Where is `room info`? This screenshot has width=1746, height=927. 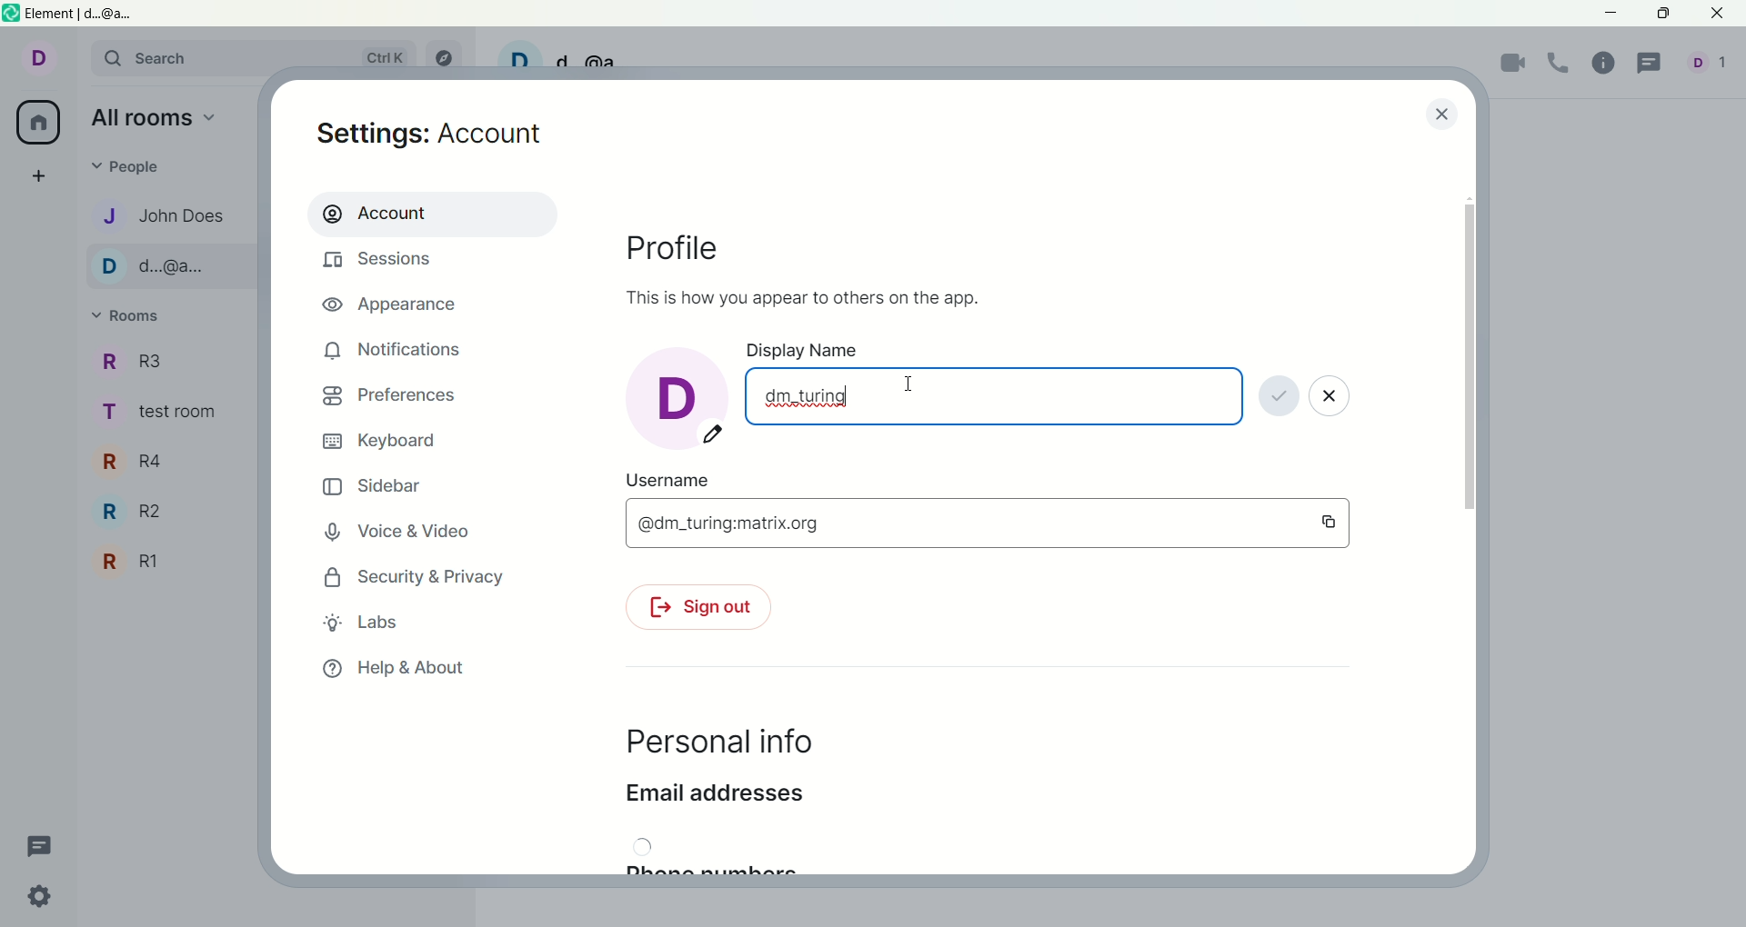 room info is located at coordinates (1609, 62).